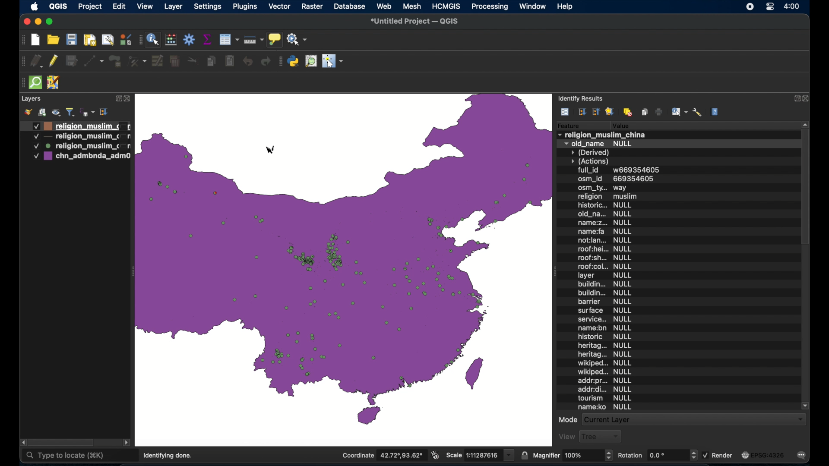 The height and width of the screenshot is (466, 829). I want to click on addpolygonfeature, so click(115, 61).